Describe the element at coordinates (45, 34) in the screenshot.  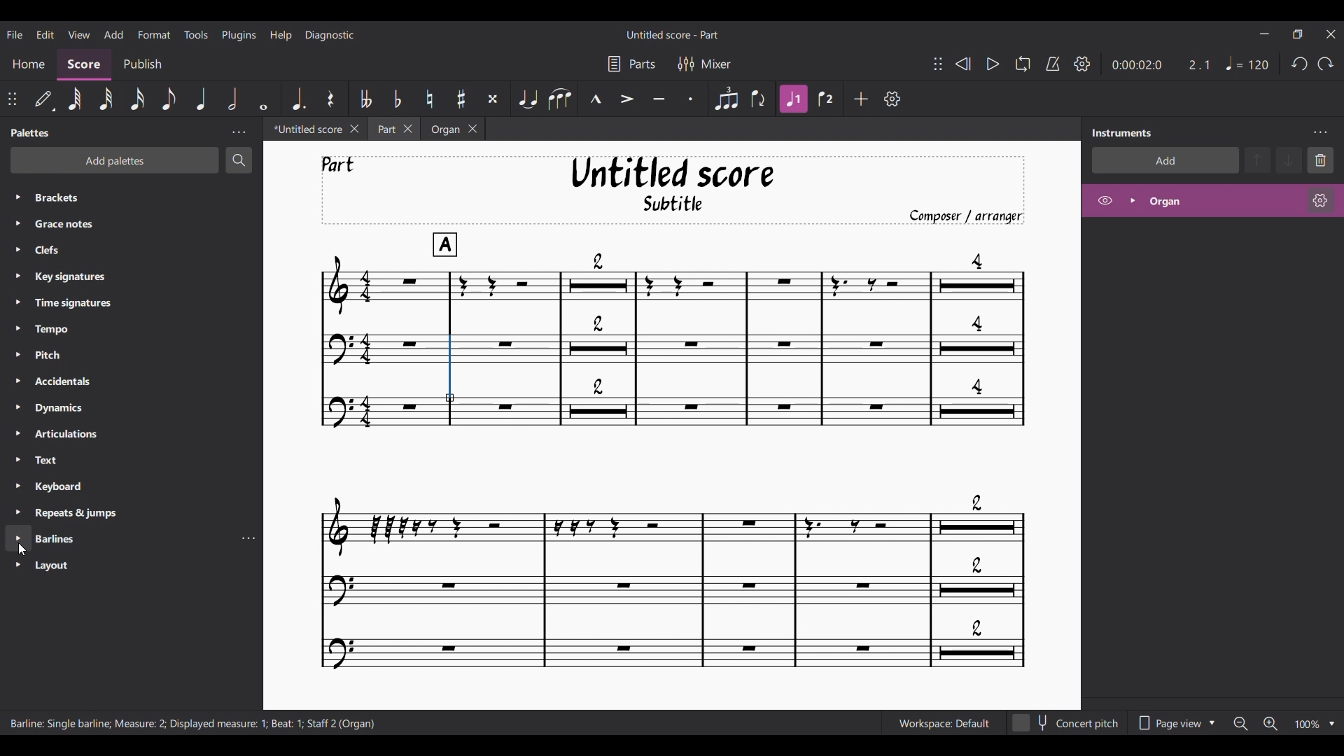
I see `Edit menu` at that location.